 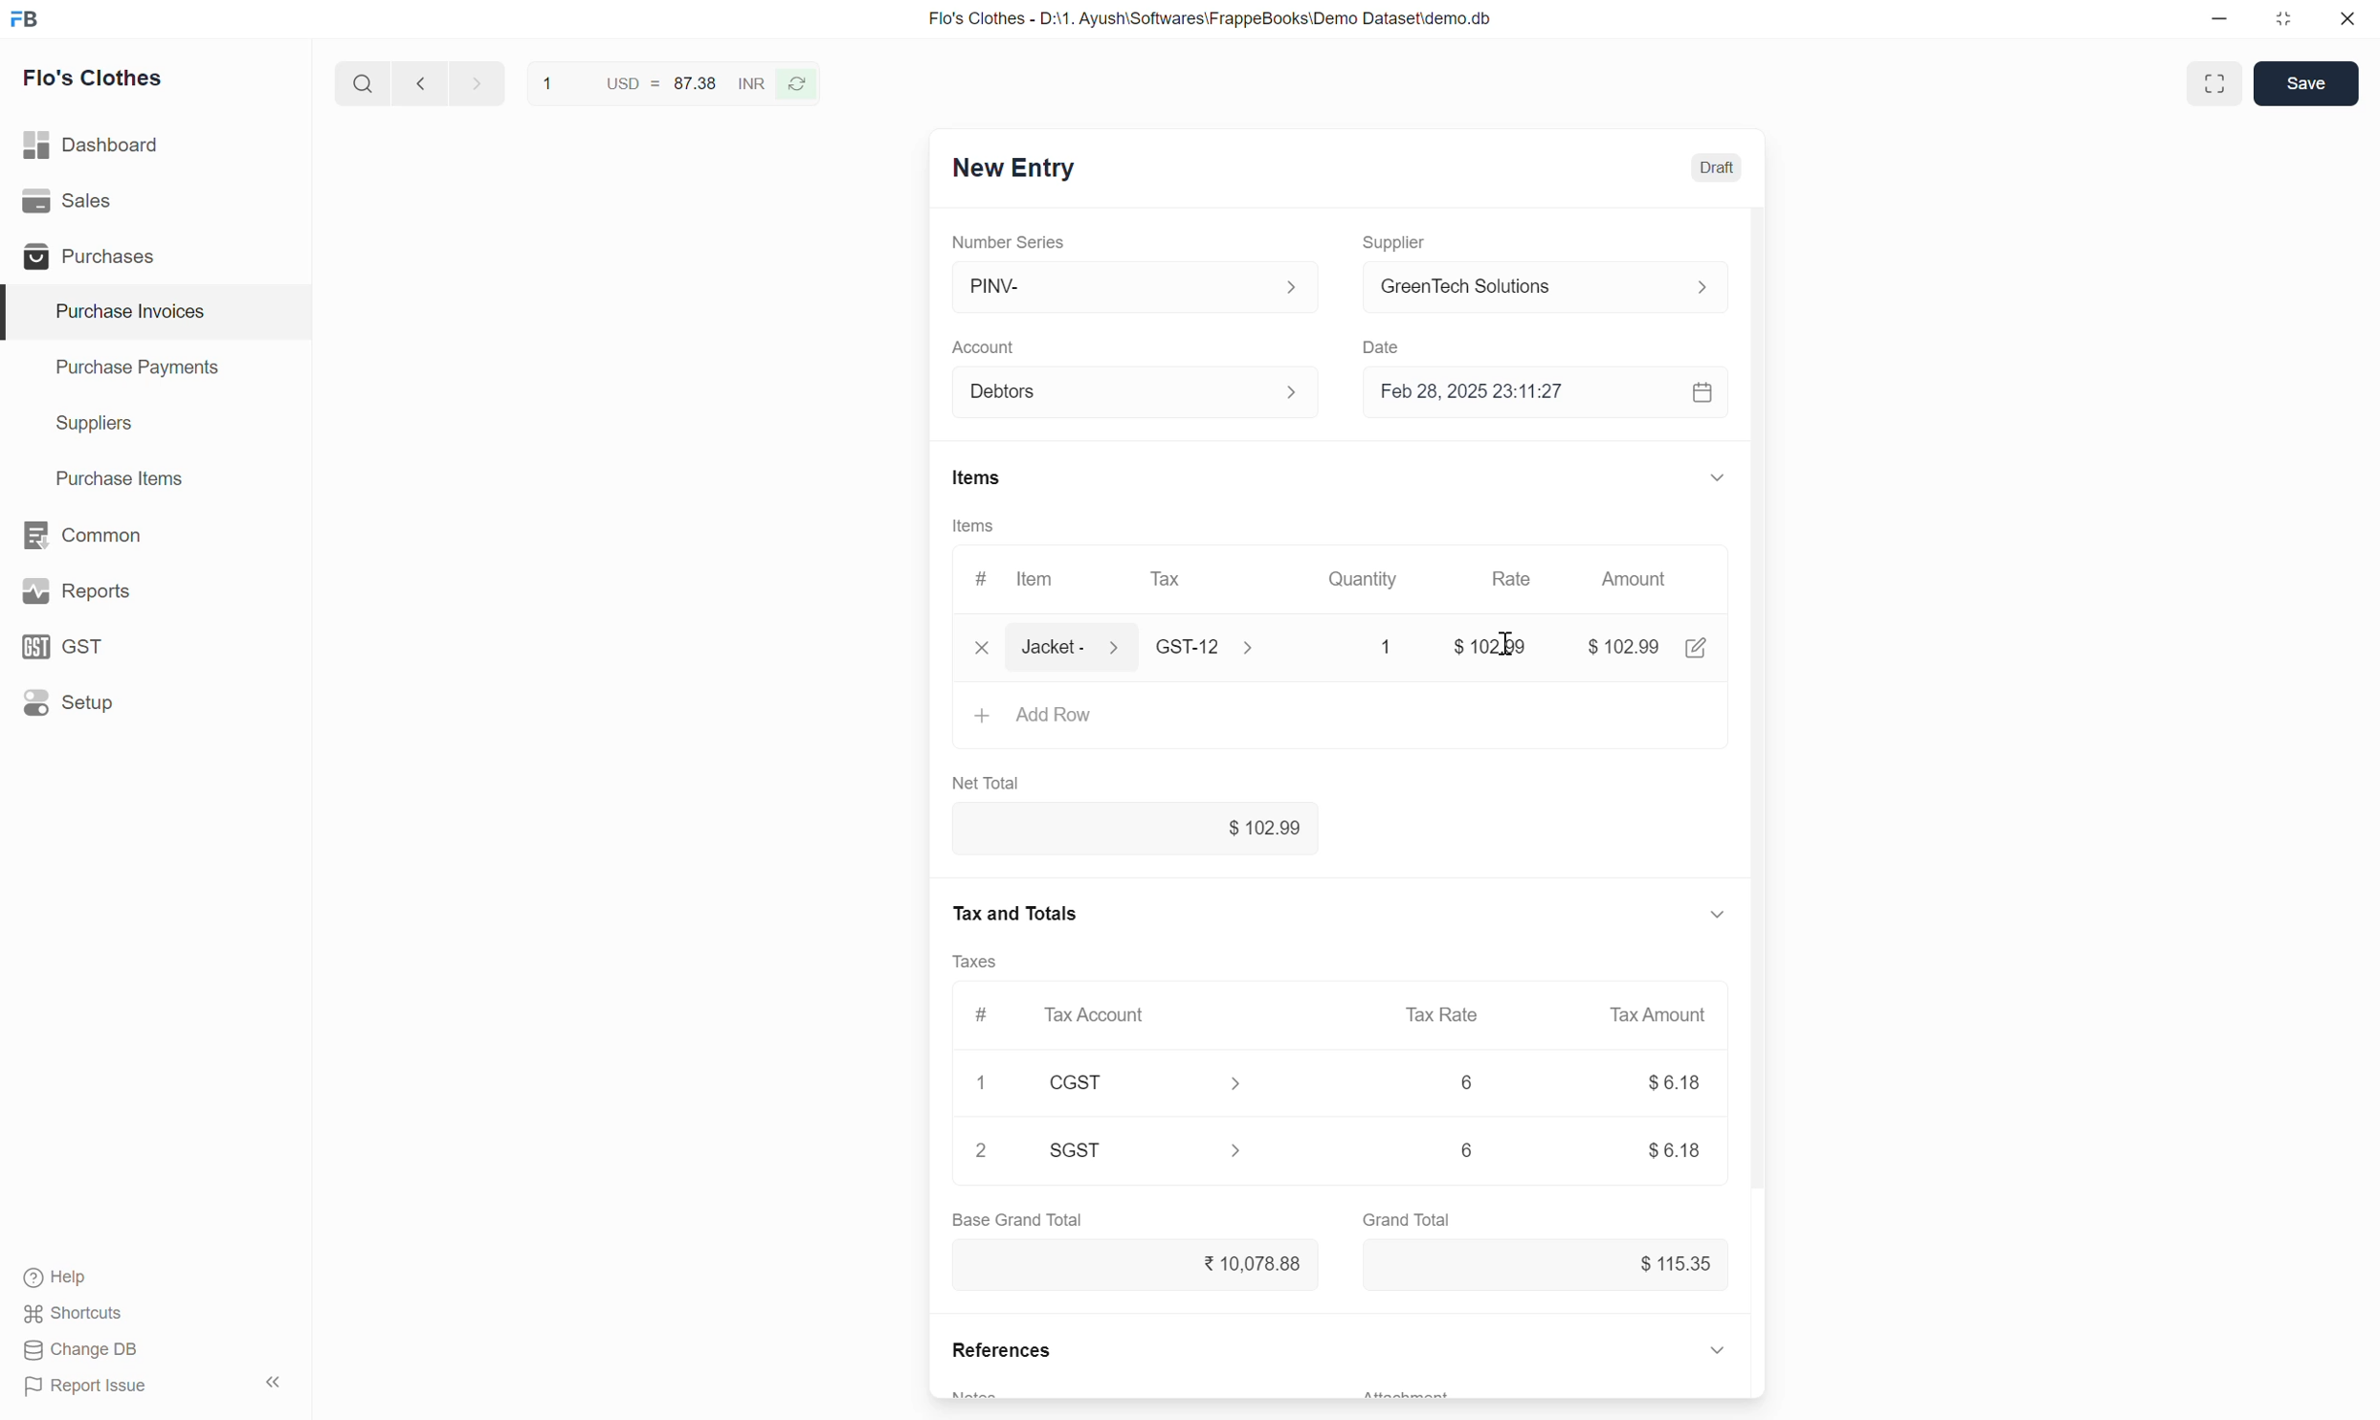 What do you see at coordinates (1759, 697) in the screenshot?
I see `Vertical slide bar` at bounding box center [1759, 697].